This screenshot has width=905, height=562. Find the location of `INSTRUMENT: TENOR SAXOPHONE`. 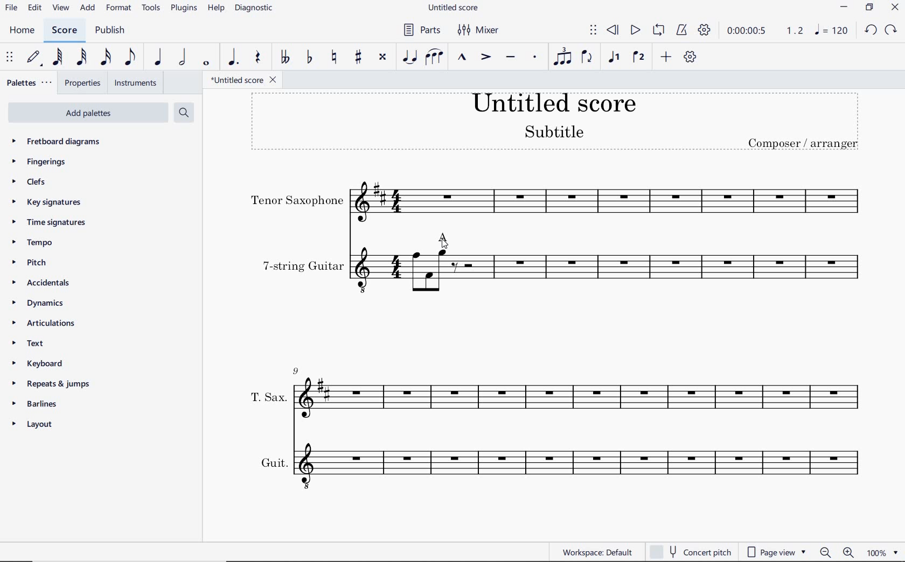

INSTRUMENT: TENOR SAXOPHONE is located at coordinates (561, 201).